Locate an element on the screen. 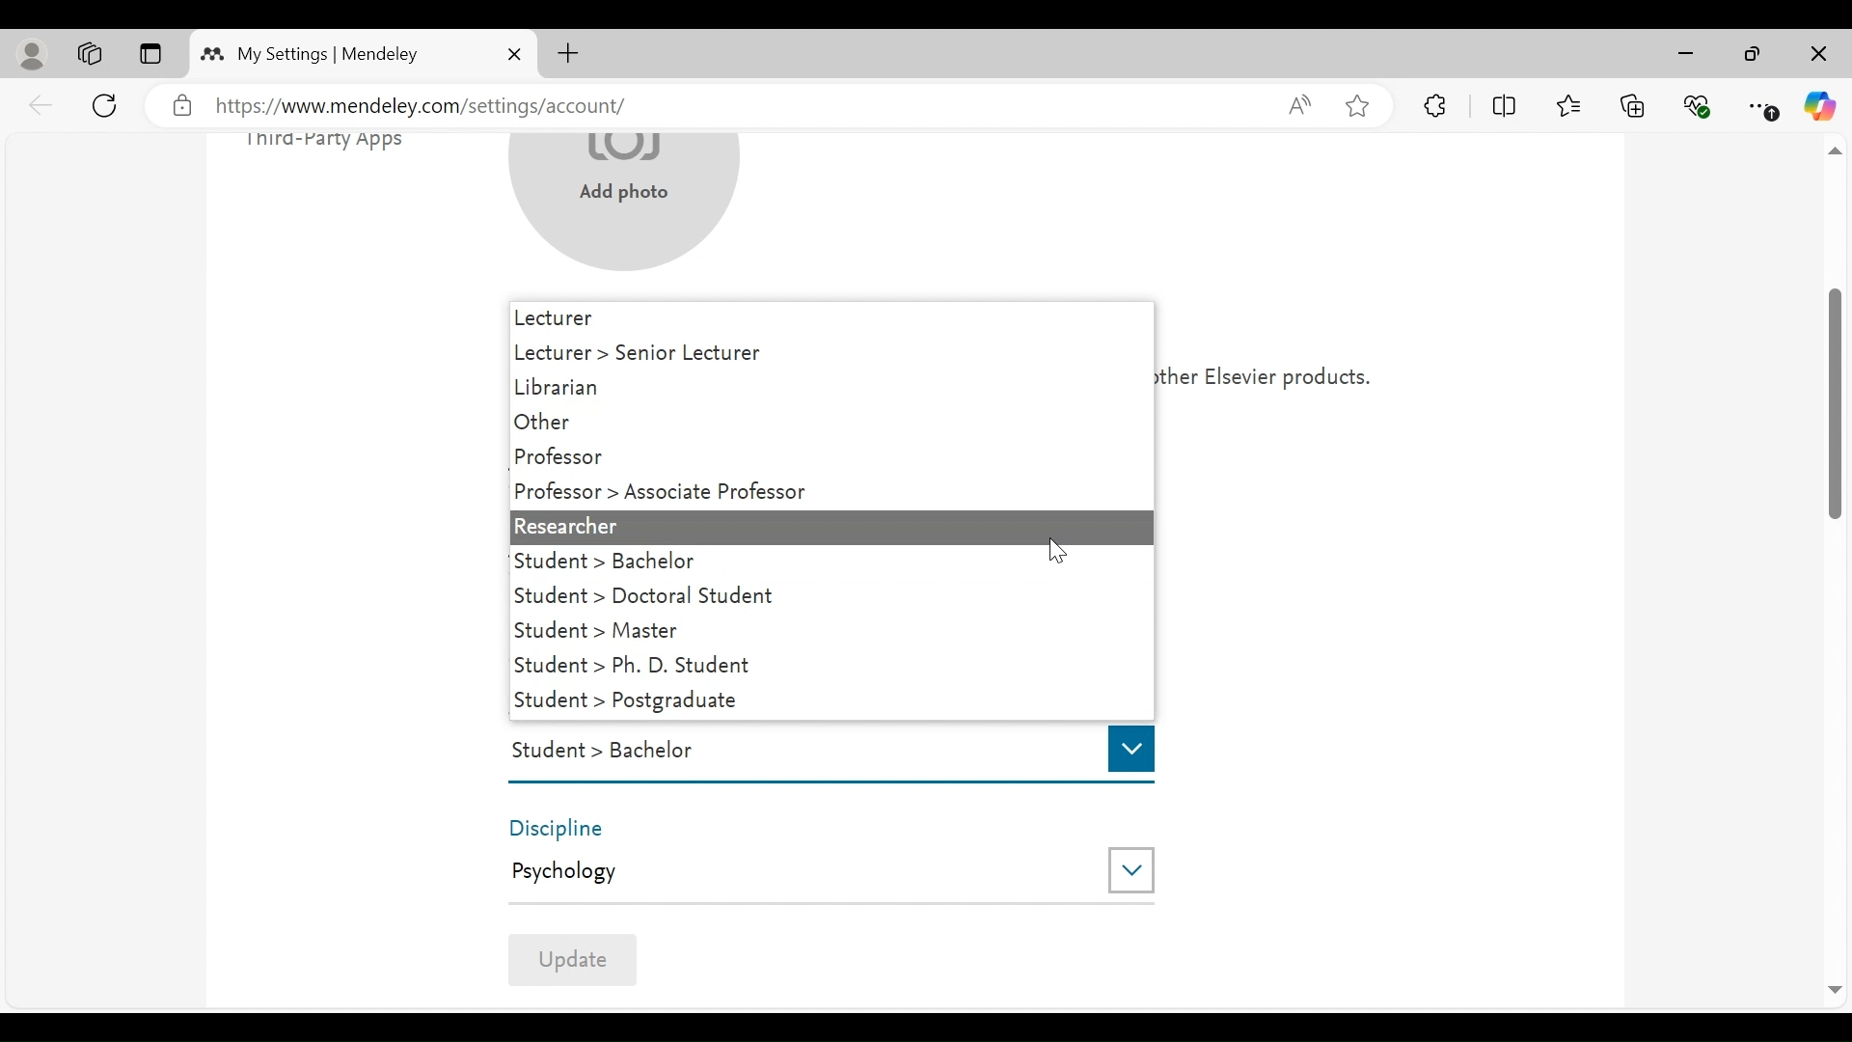 The image size is (1852, 1042). Student > Postgraduate is located at coordinates (829, 701).